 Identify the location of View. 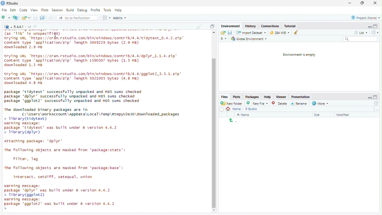
(34, 10).